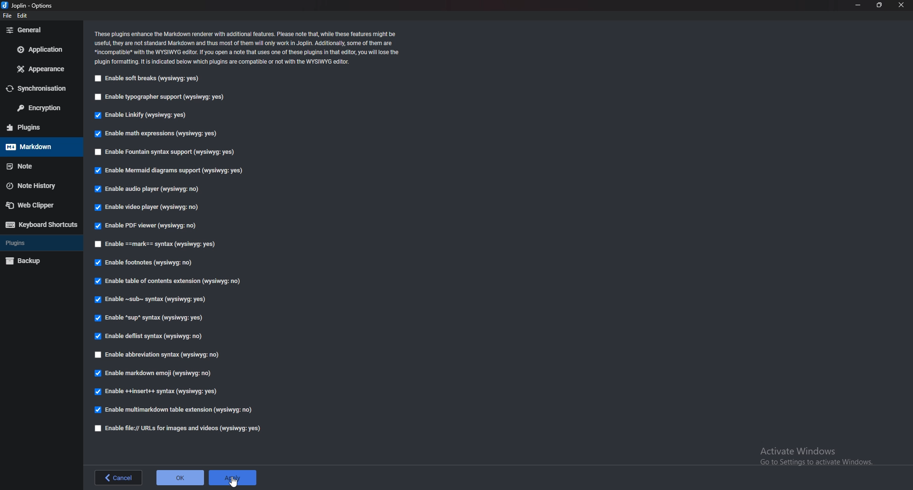 Image resolution: width=913 pixels, height=490 pixels. What do you see at coordinates (41, 88) in the screenshot?
I see `Synchronization` at bounding box center [41, 88].